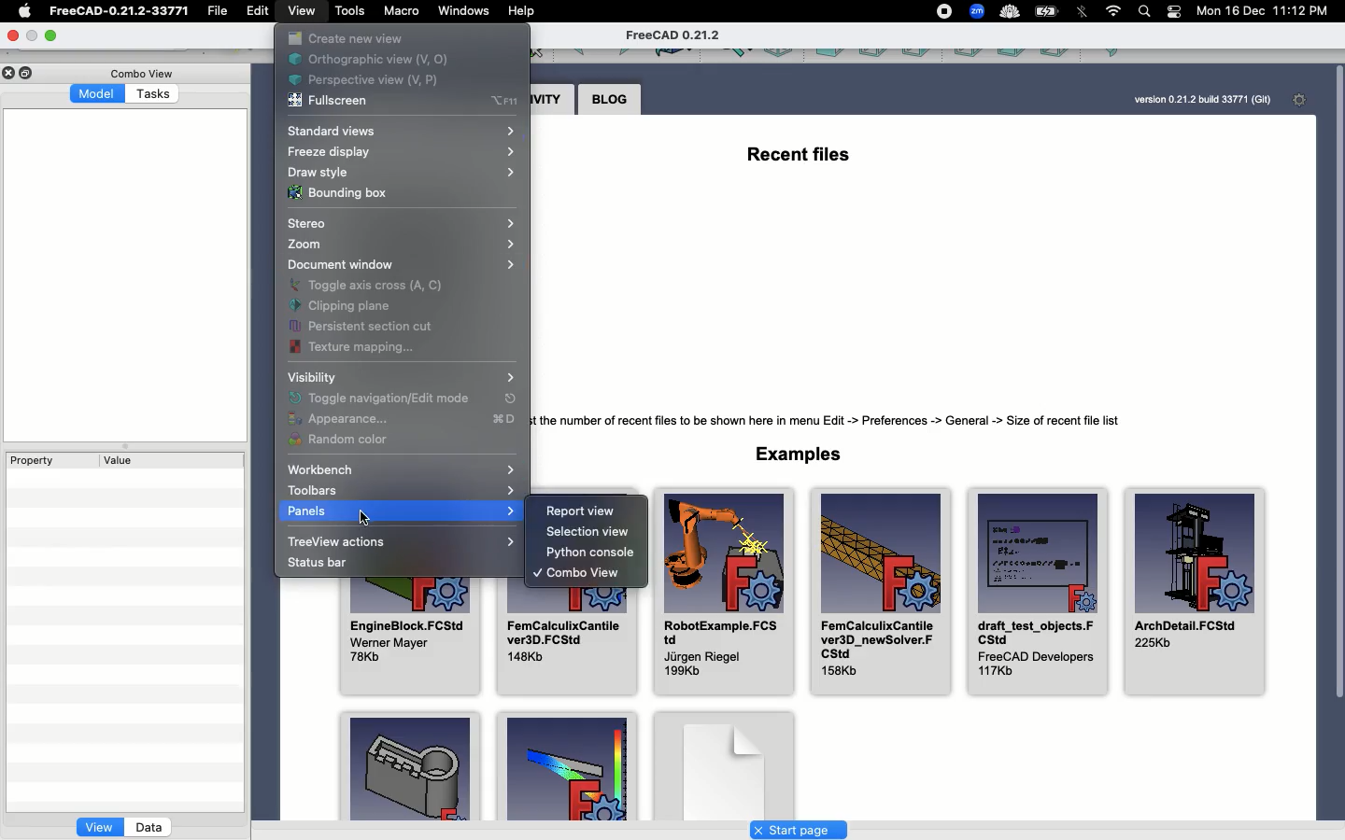 The width and height of the screenshot is (1345, 840). I want to click on draft_test_objects.FCStd FreeCAD Developers 117Kb, so click(1036, 595).